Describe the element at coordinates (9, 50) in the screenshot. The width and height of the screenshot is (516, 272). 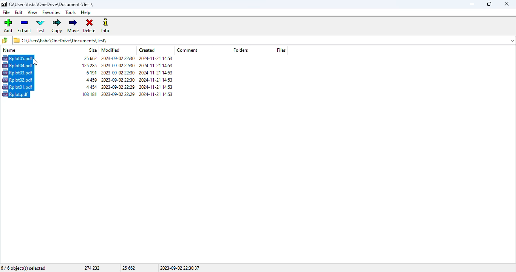
I see `name` at that location.